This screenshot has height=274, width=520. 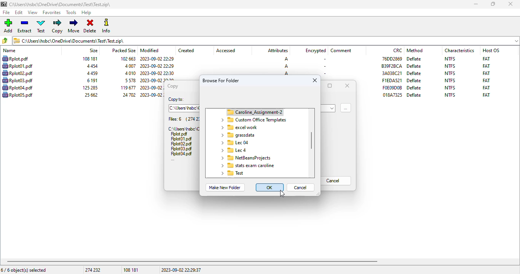 What do you see at coordinates (127, 88) in the screenshot?
I see `packed size` at bounding box center [127, 88].